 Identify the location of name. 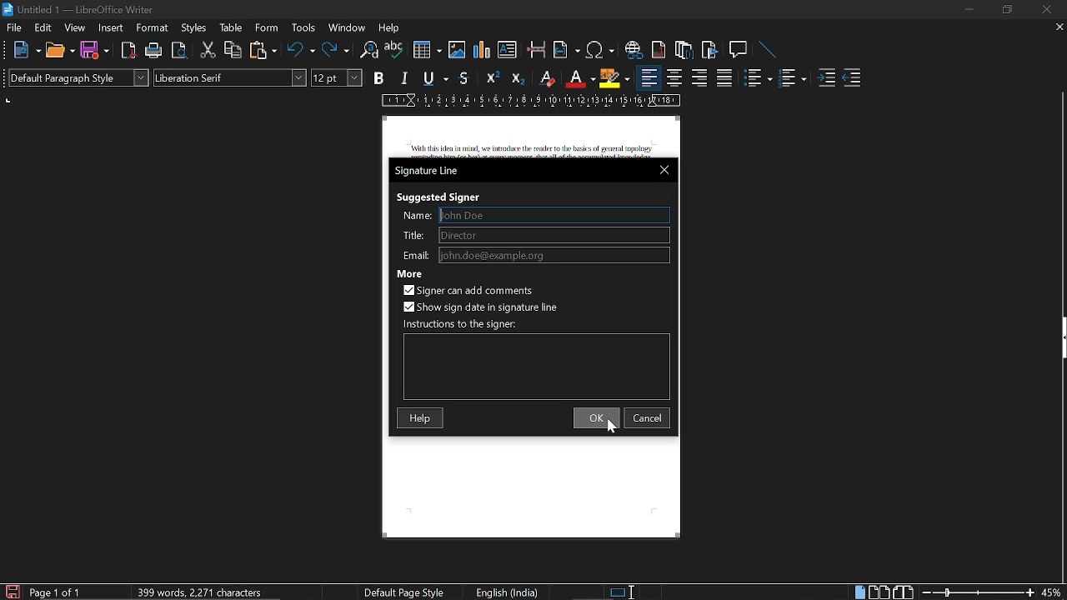
(415, 217).